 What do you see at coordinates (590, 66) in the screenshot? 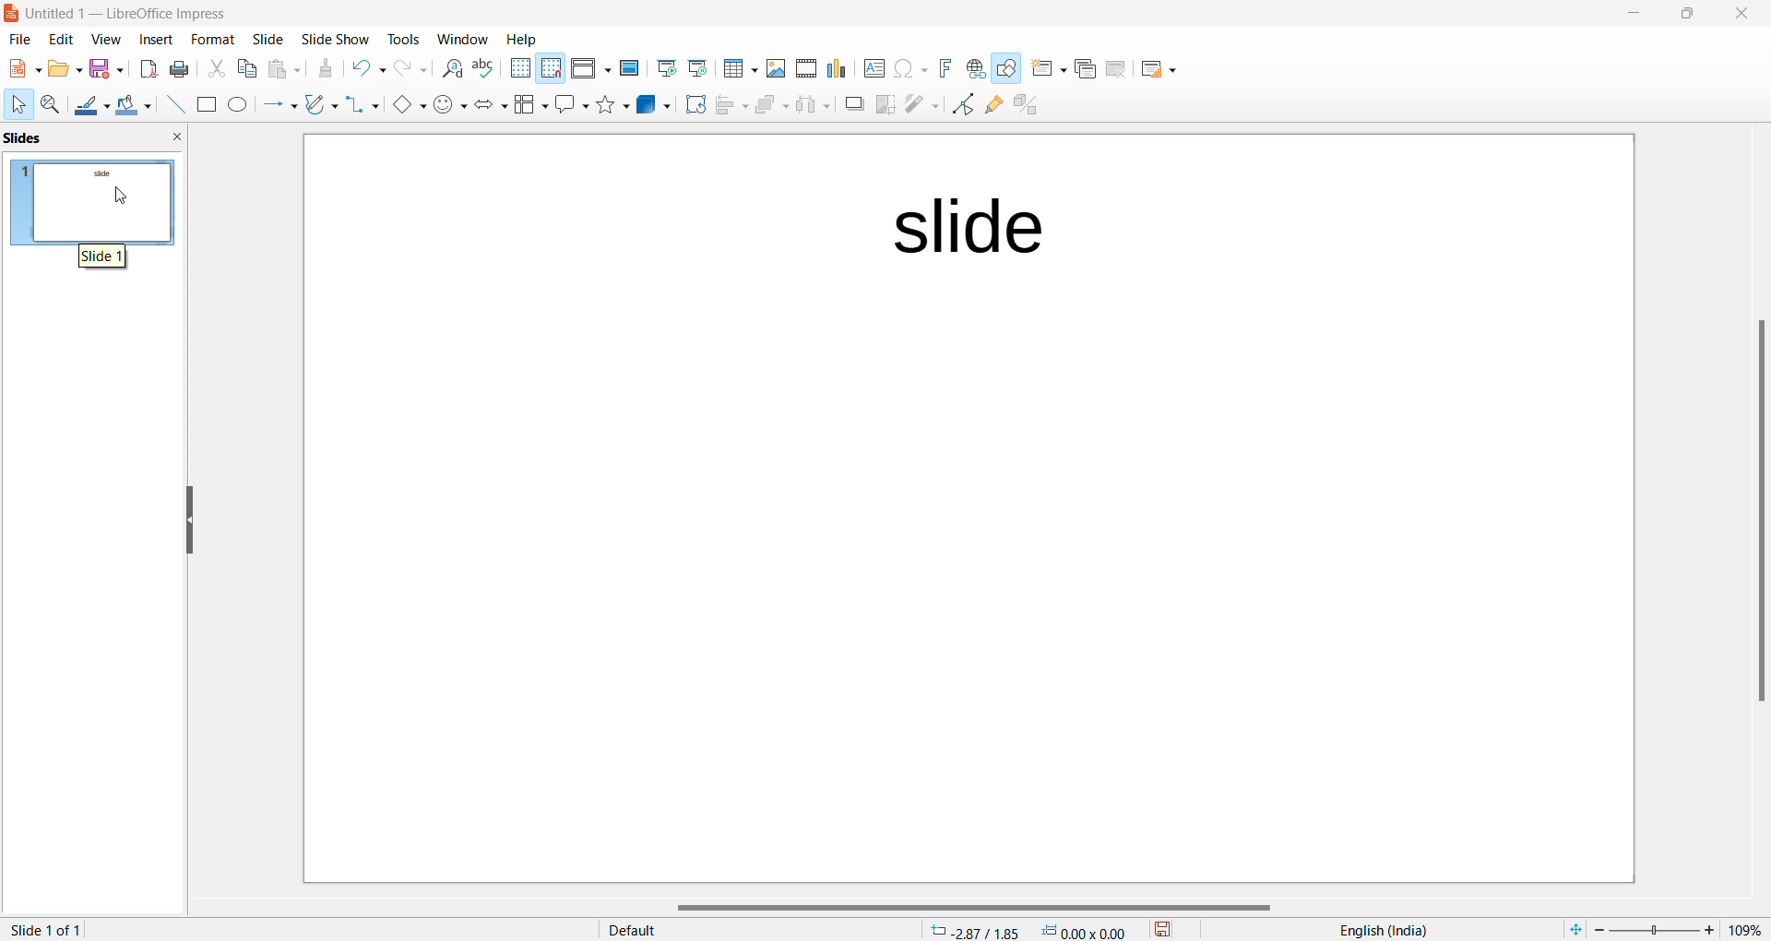
I see `Display views` at bounding box center [590, 66].